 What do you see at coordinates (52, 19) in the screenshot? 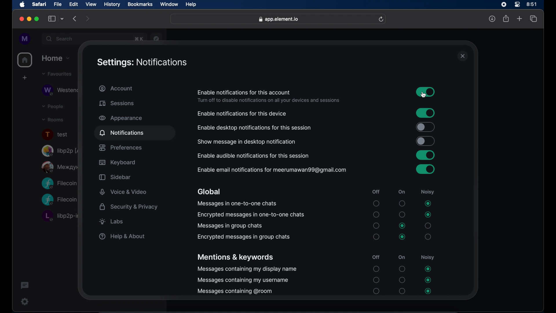
I see `show sidebar` at bounding box center [52, 19].